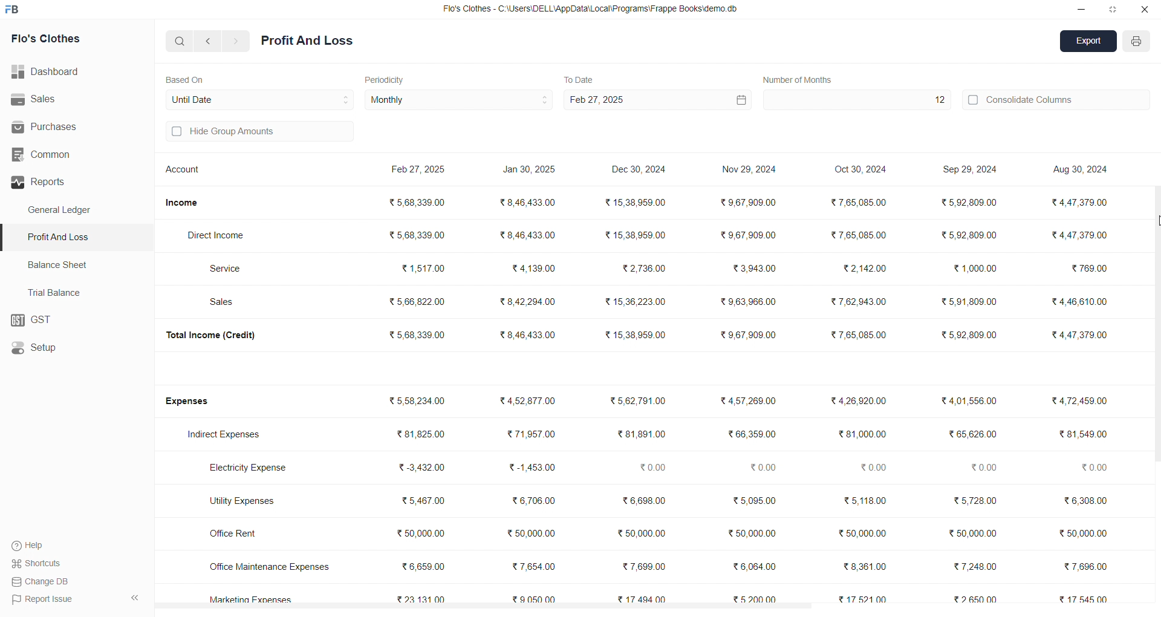  I want to click on ₹8,46,433.00, so click(531, 236).